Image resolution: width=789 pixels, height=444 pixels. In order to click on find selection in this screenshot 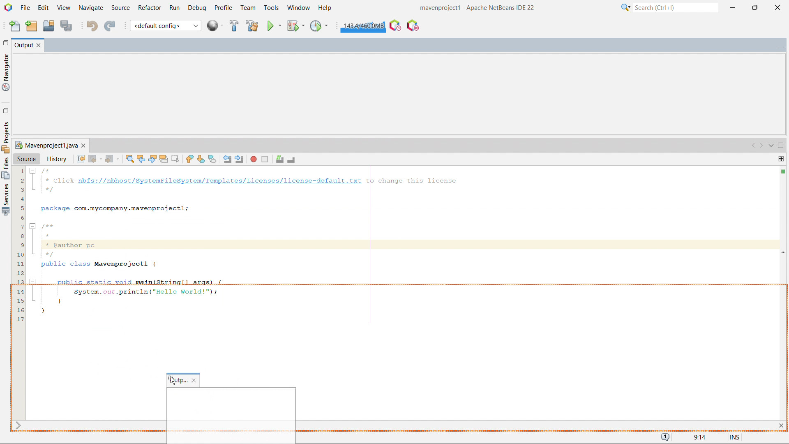, I will do `click(130, 159)`.